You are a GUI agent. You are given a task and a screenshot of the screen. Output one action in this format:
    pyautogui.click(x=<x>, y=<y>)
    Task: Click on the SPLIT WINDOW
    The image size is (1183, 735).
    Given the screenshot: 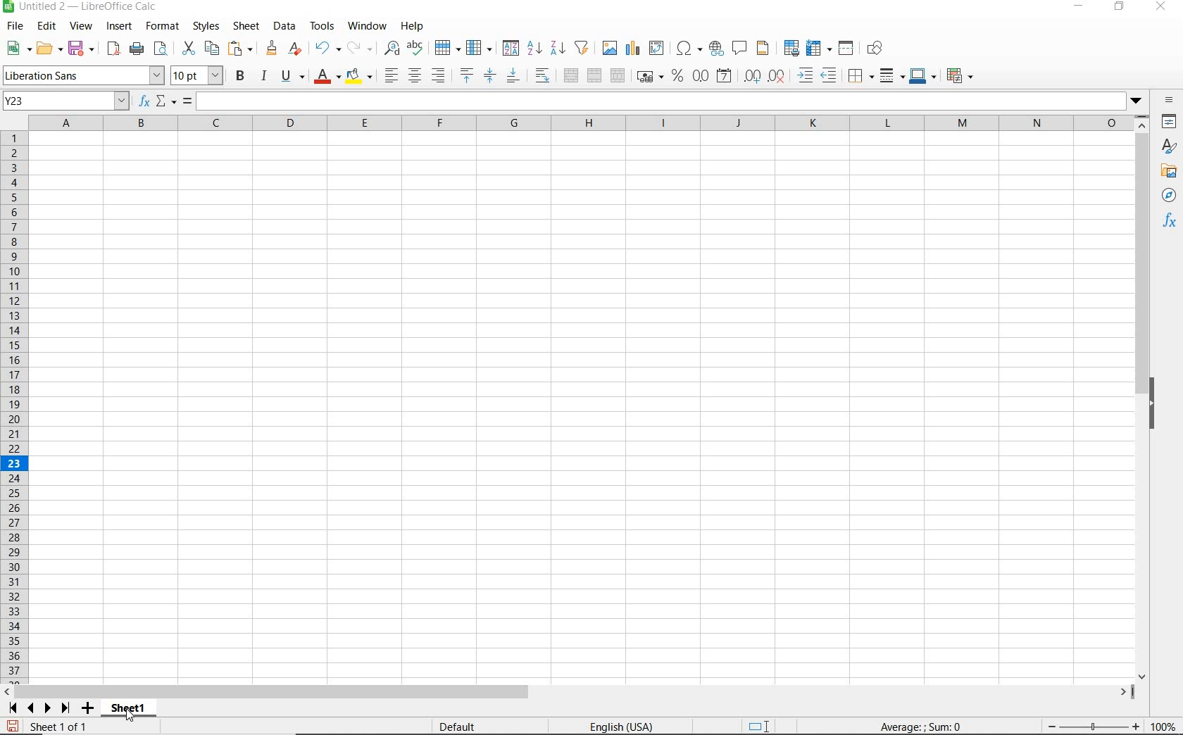 What is the action you would take?
    pyautogui.click(x=848, y=47)
    